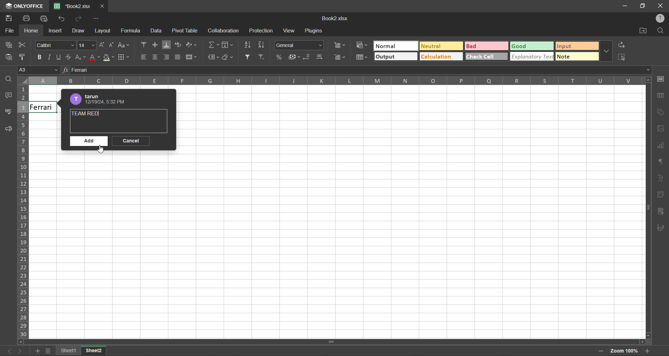 The height and width of the screenshot is (356, 669). I want to click on profile and datestamp, so click(100, 99).